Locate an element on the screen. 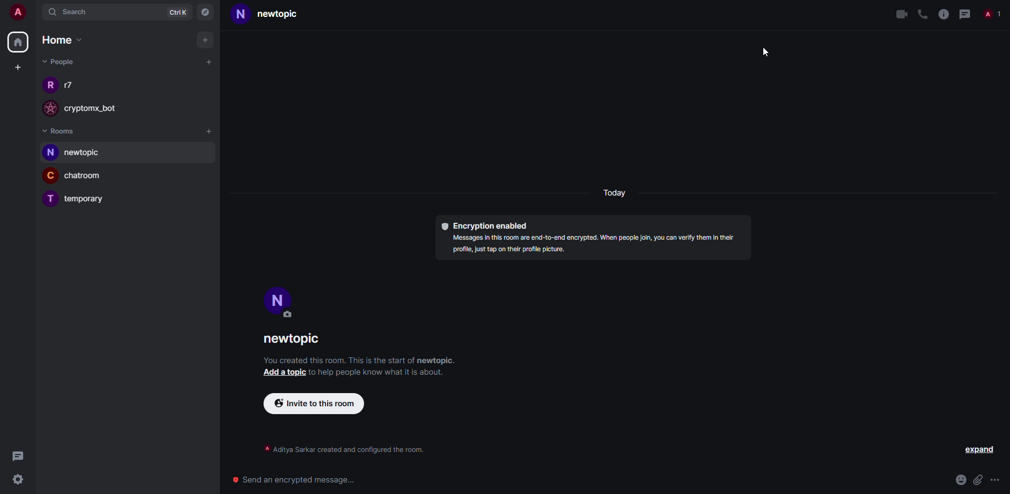 The image size is (1010, 494). emoji is located at coordinates (961, 480).